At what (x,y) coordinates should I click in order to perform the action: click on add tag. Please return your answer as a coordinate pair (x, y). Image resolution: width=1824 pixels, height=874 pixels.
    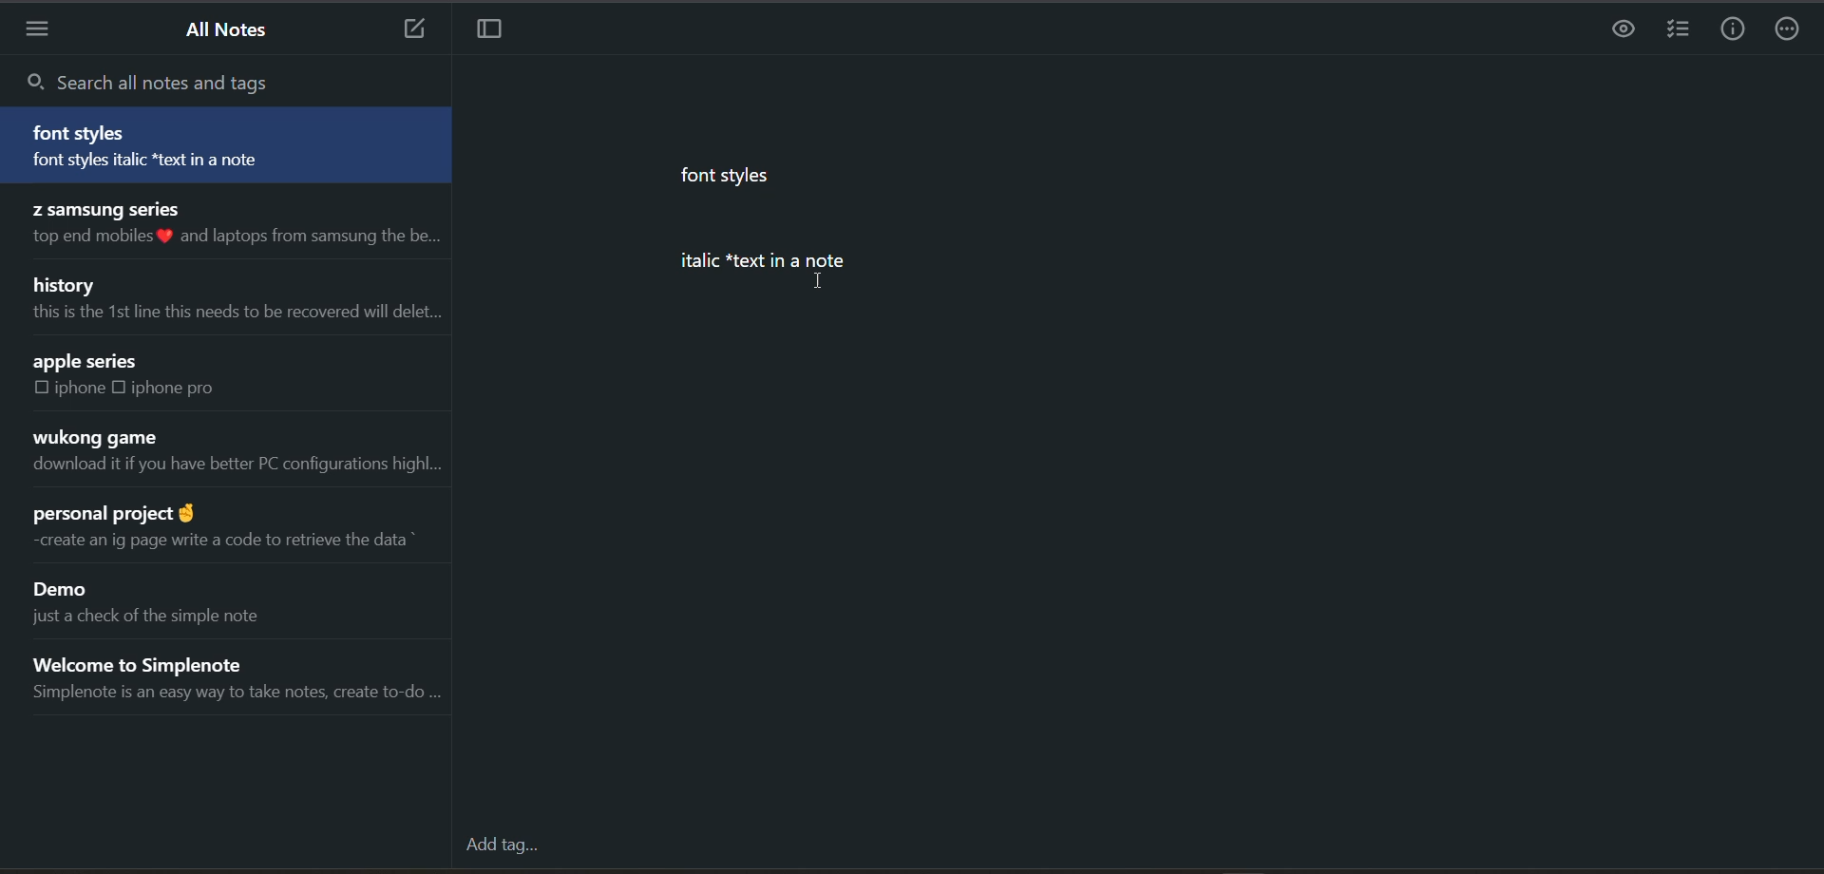
    Looking at the image, I should click on (504, 844).